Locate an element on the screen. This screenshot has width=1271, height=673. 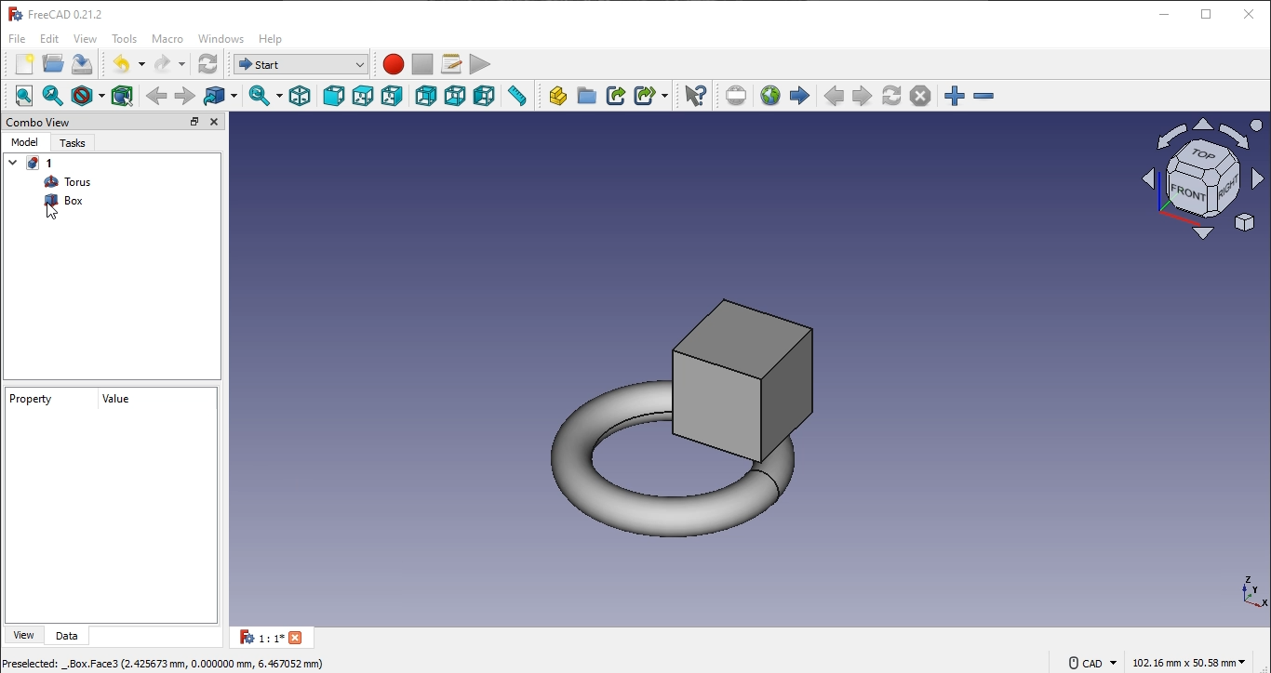
Dreselected: .Box.Face3 (2.425673 mm, 0.000000 mm, 6.467052 mm) is located at coordinates (172, 662).